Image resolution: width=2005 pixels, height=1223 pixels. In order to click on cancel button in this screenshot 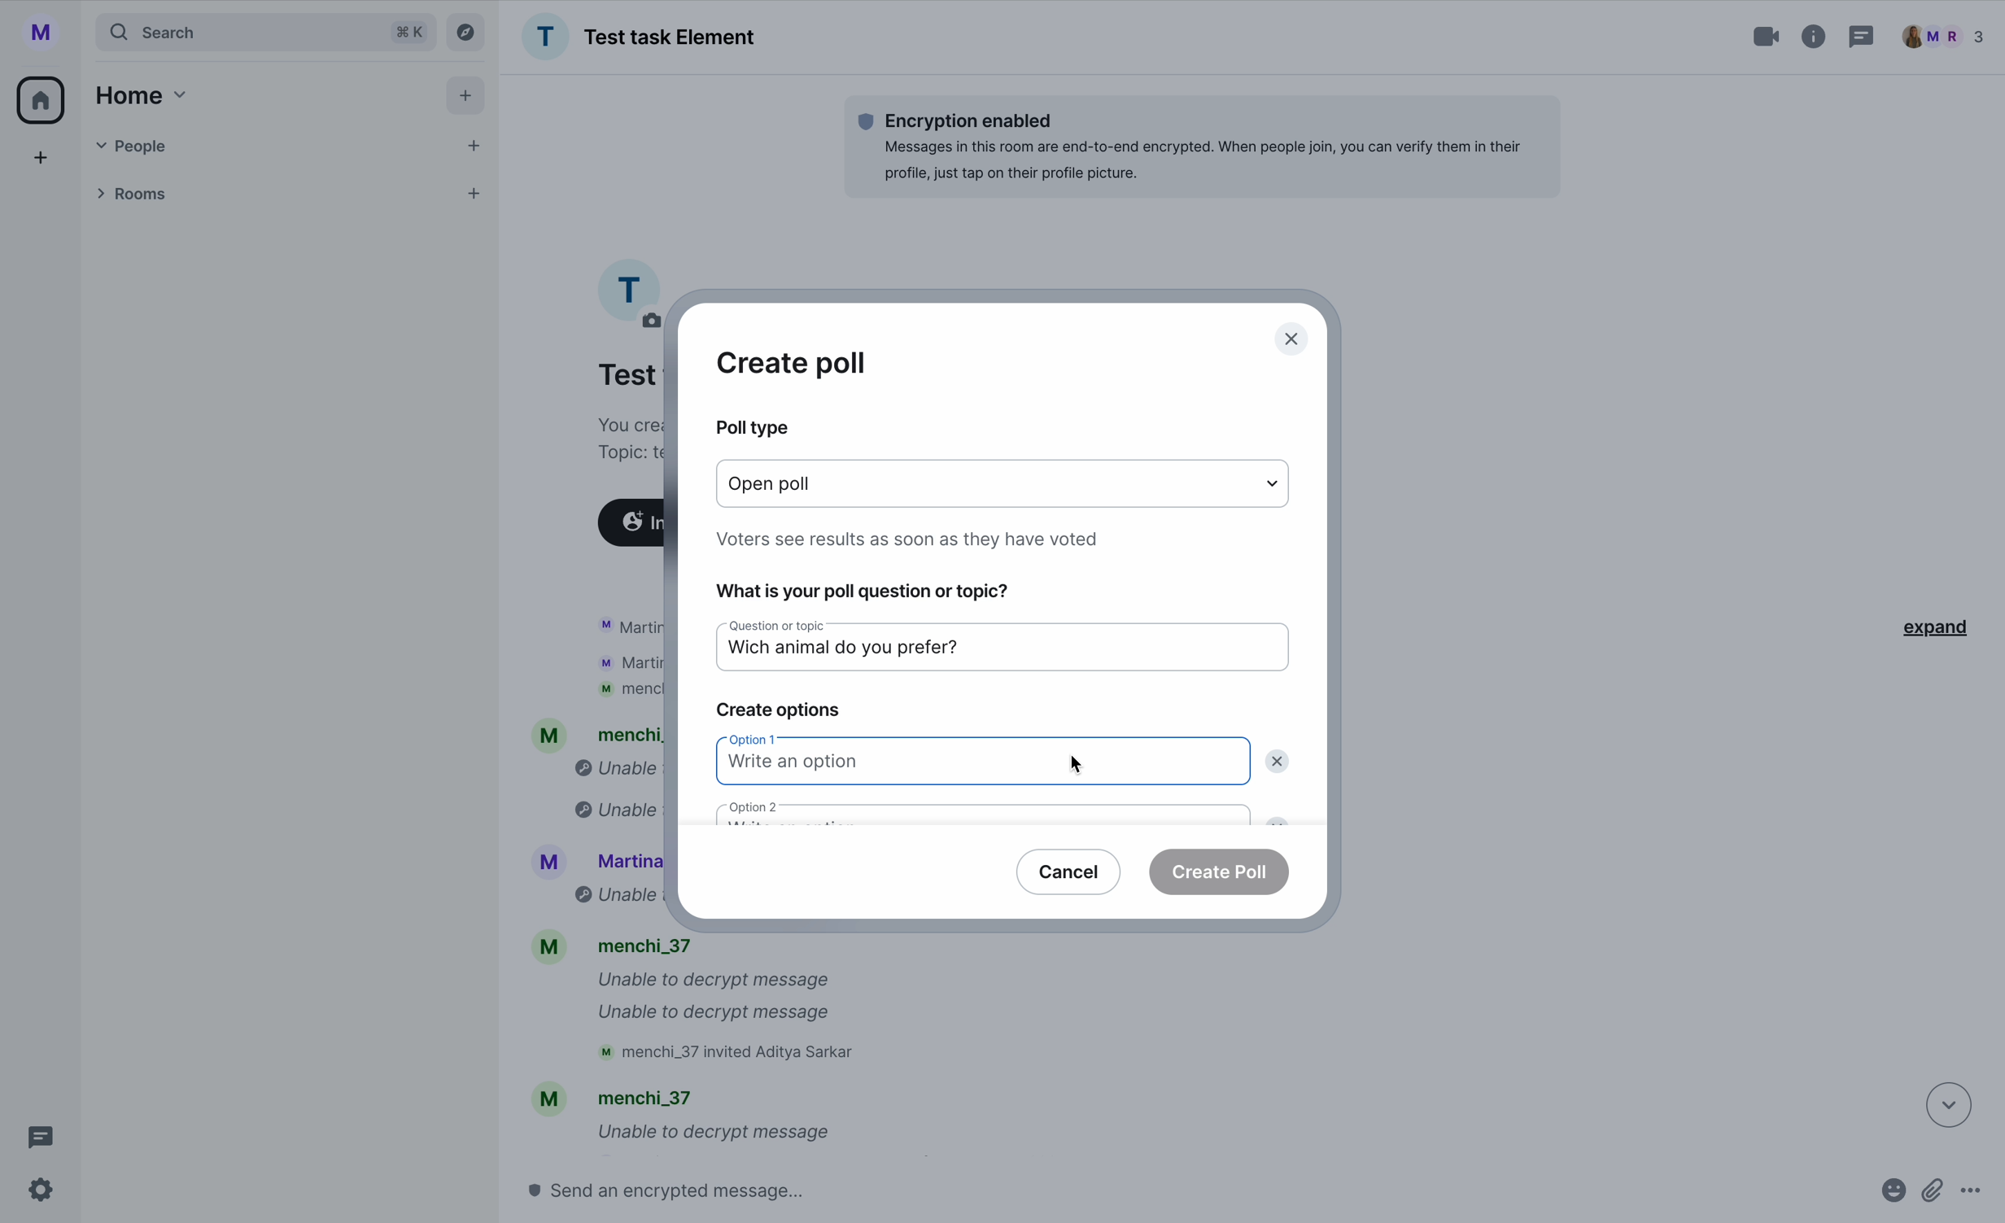, I will do `click(1070, 870)`.